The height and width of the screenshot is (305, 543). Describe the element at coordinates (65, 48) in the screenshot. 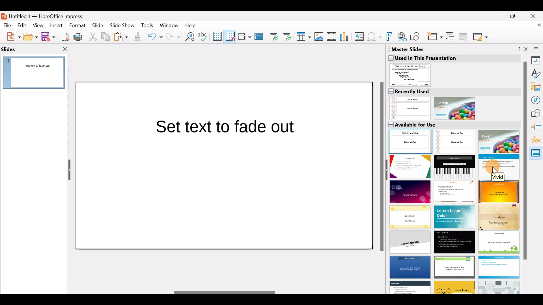

I see `close slide` at that location.